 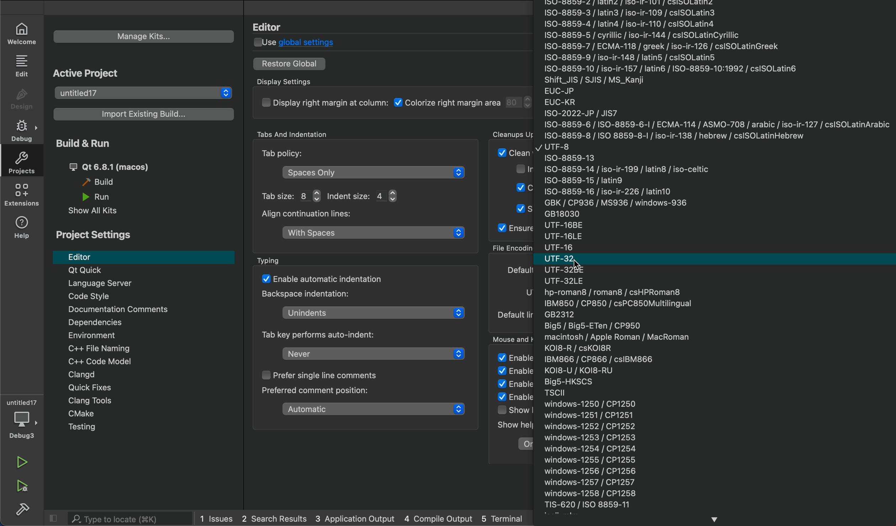 What do you see at coordinates (25, 509) in the screenshot?
I see `build` at bounding box center [25, 509].